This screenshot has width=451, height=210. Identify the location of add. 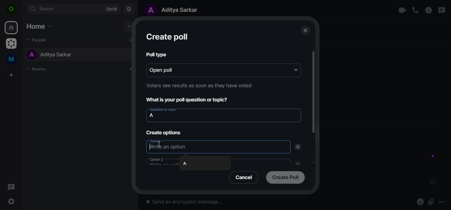
(128, 26).